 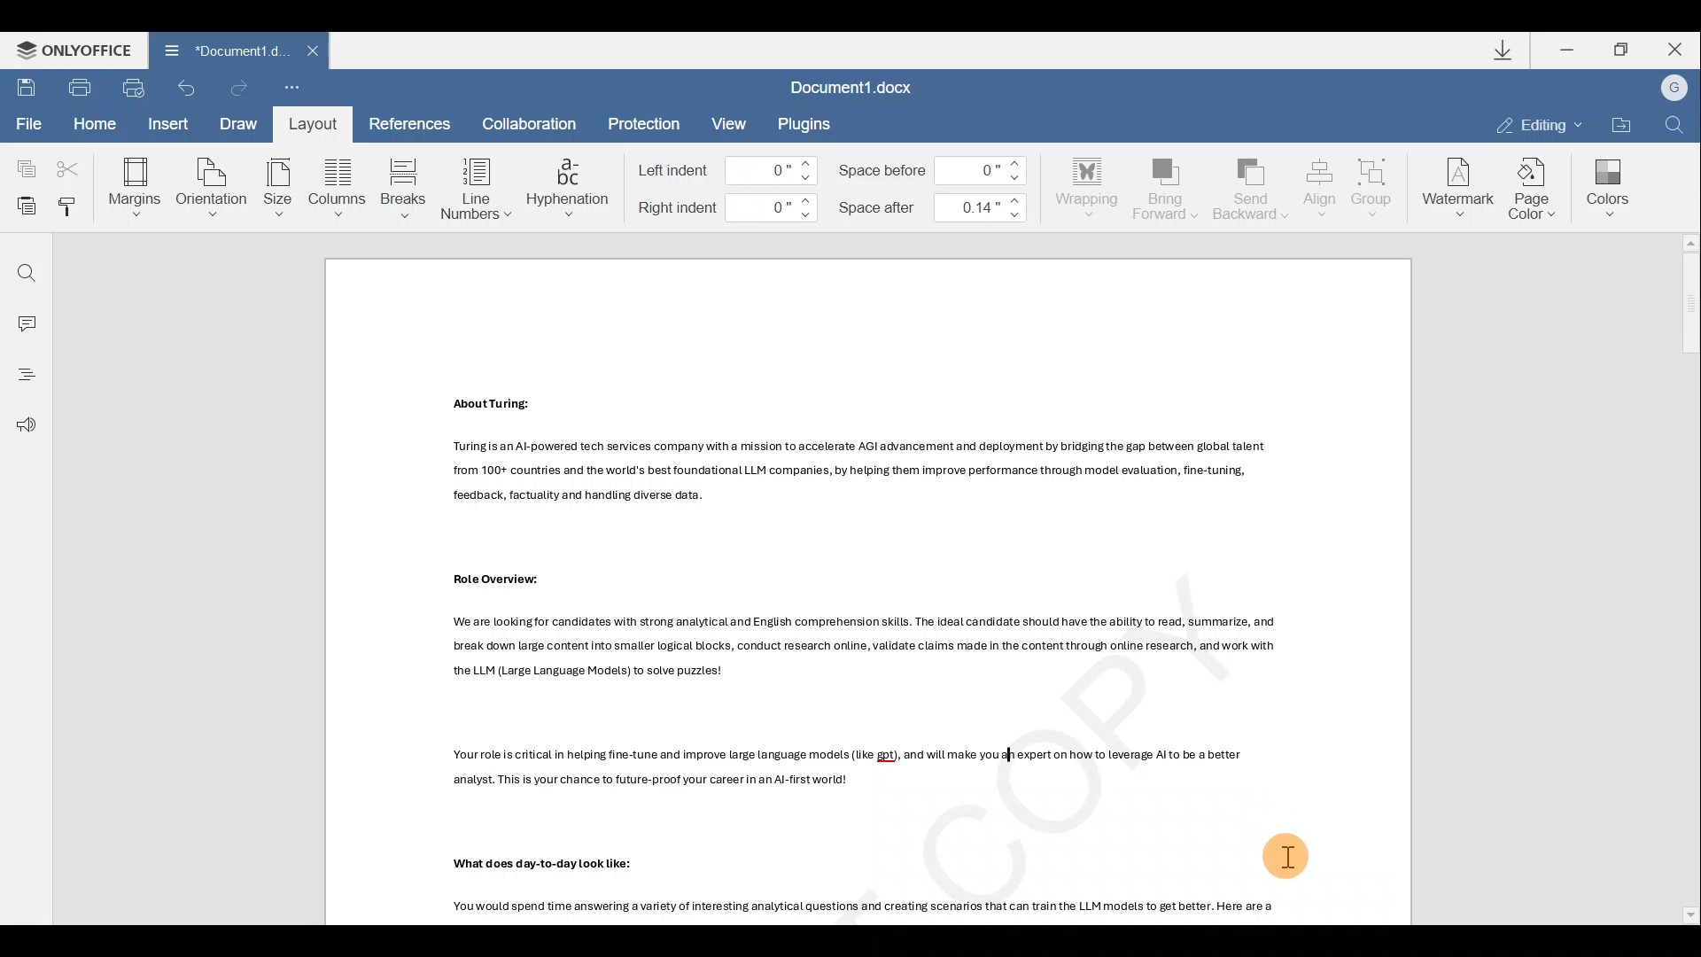 What do you see at coordinates (1168, 191) in the screenshot?
I see `Bring forward` at bounding box center [1168, 191].